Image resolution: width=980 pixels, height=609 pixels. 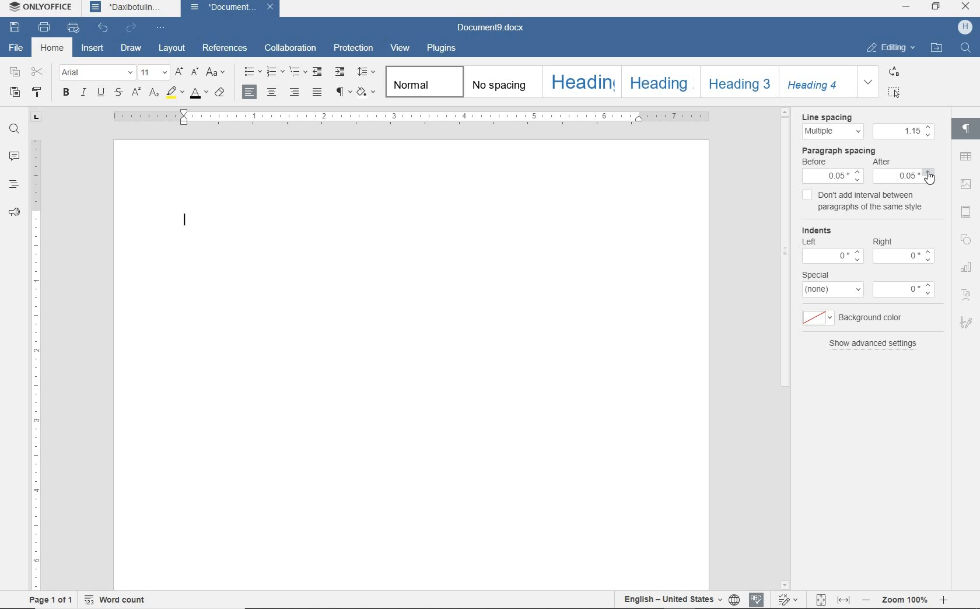 I want to click on text art, so click(x=967, y=295).